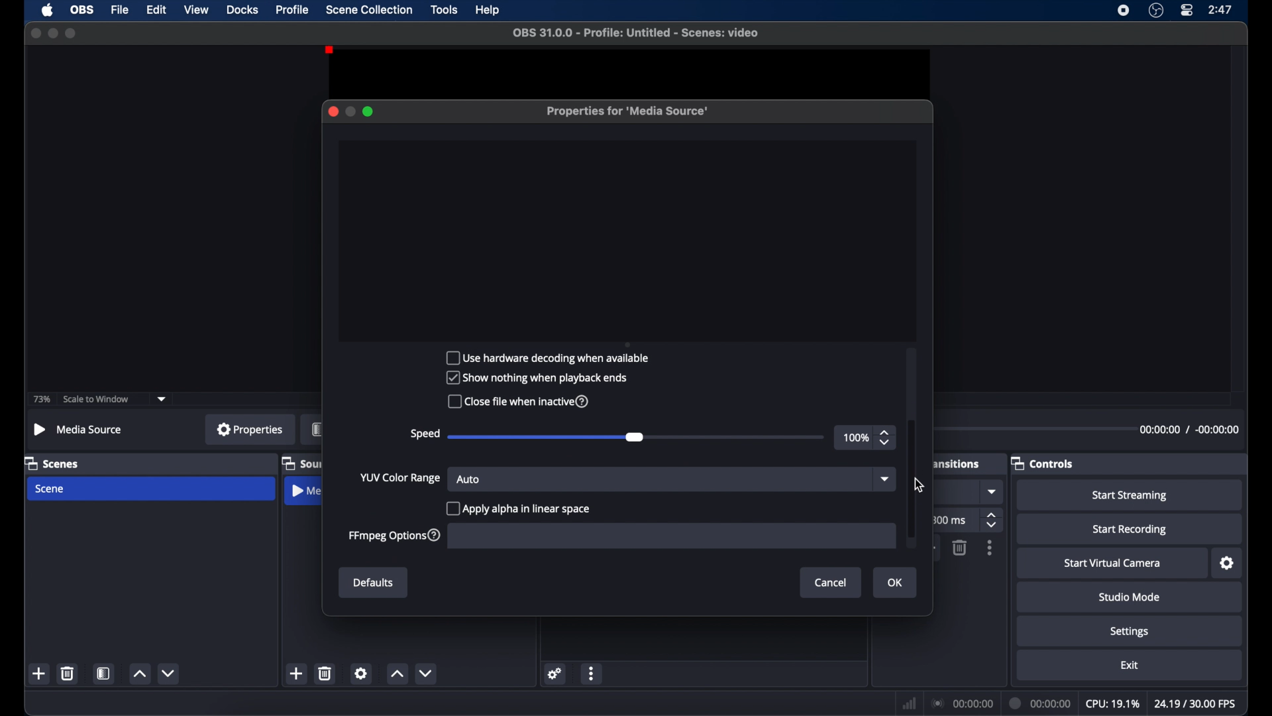 This screenshot has width=1272, height=716. Describe the element at coordinates (48, 10) in the screenshot. I see `apple icon` at that location.